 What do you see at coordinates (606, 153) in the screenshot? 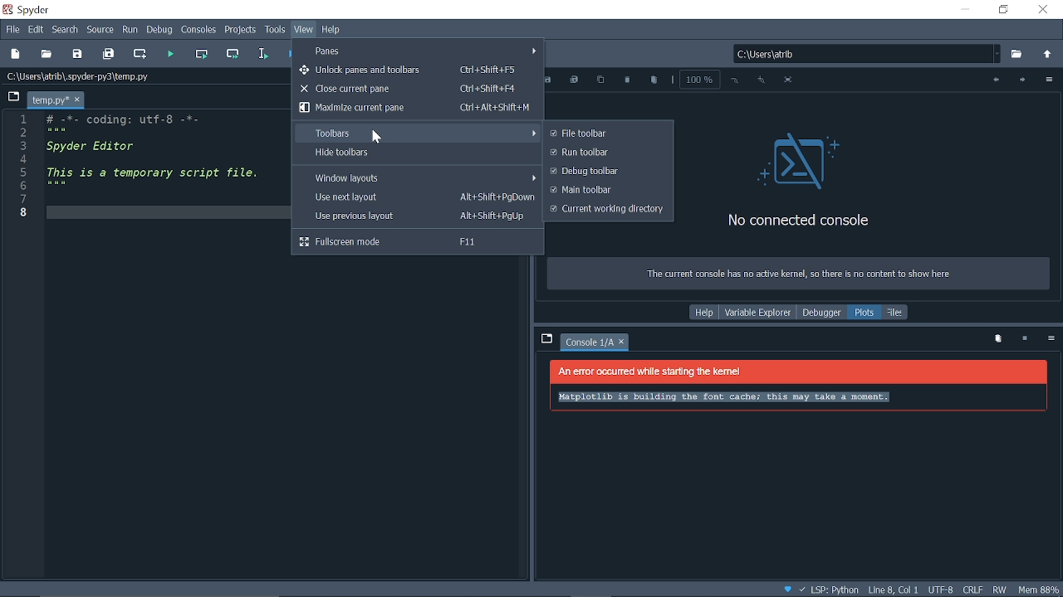
I see `Run toolbar` at bounding box center [606, 153].